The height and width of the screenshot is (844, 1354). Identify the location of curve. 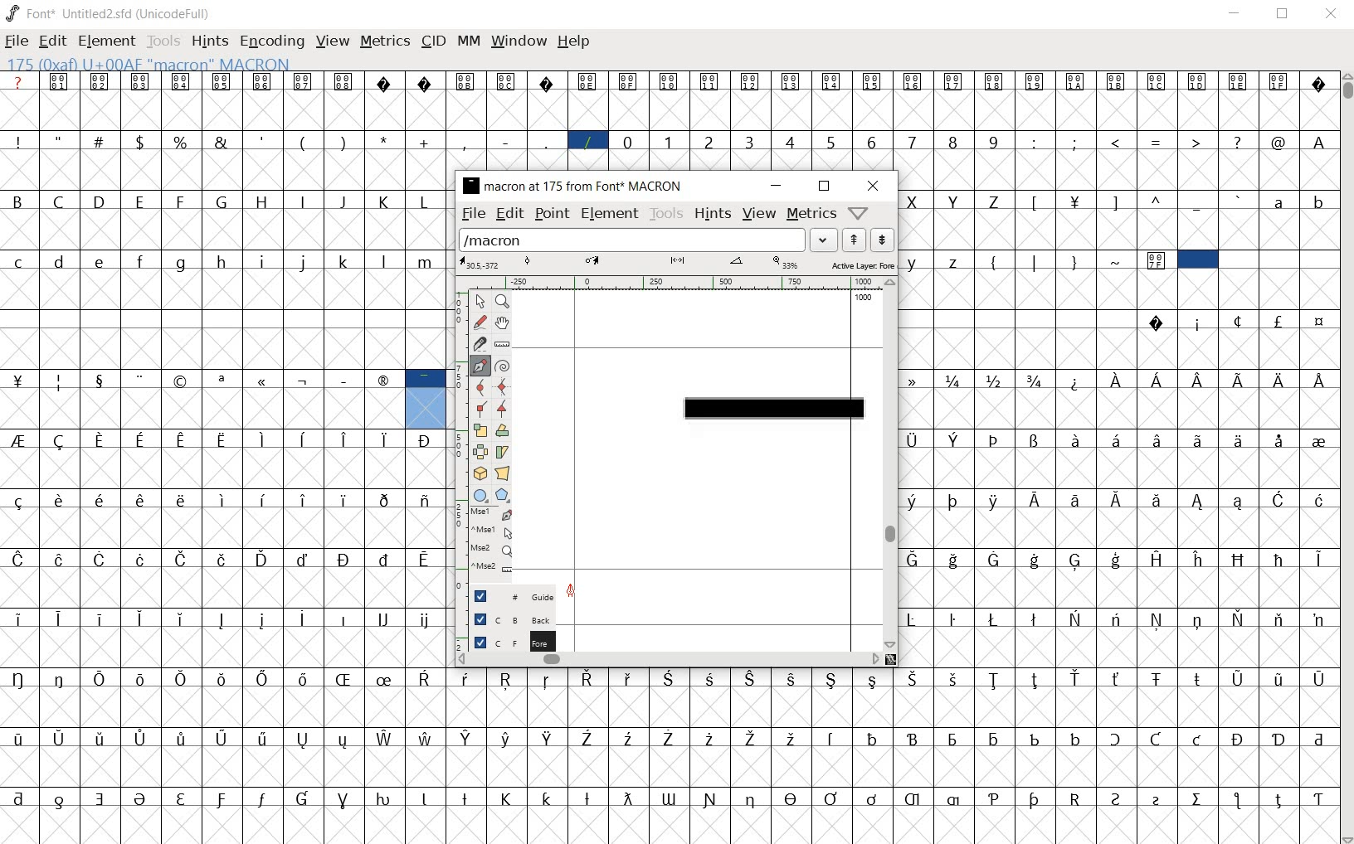
(477, 387).